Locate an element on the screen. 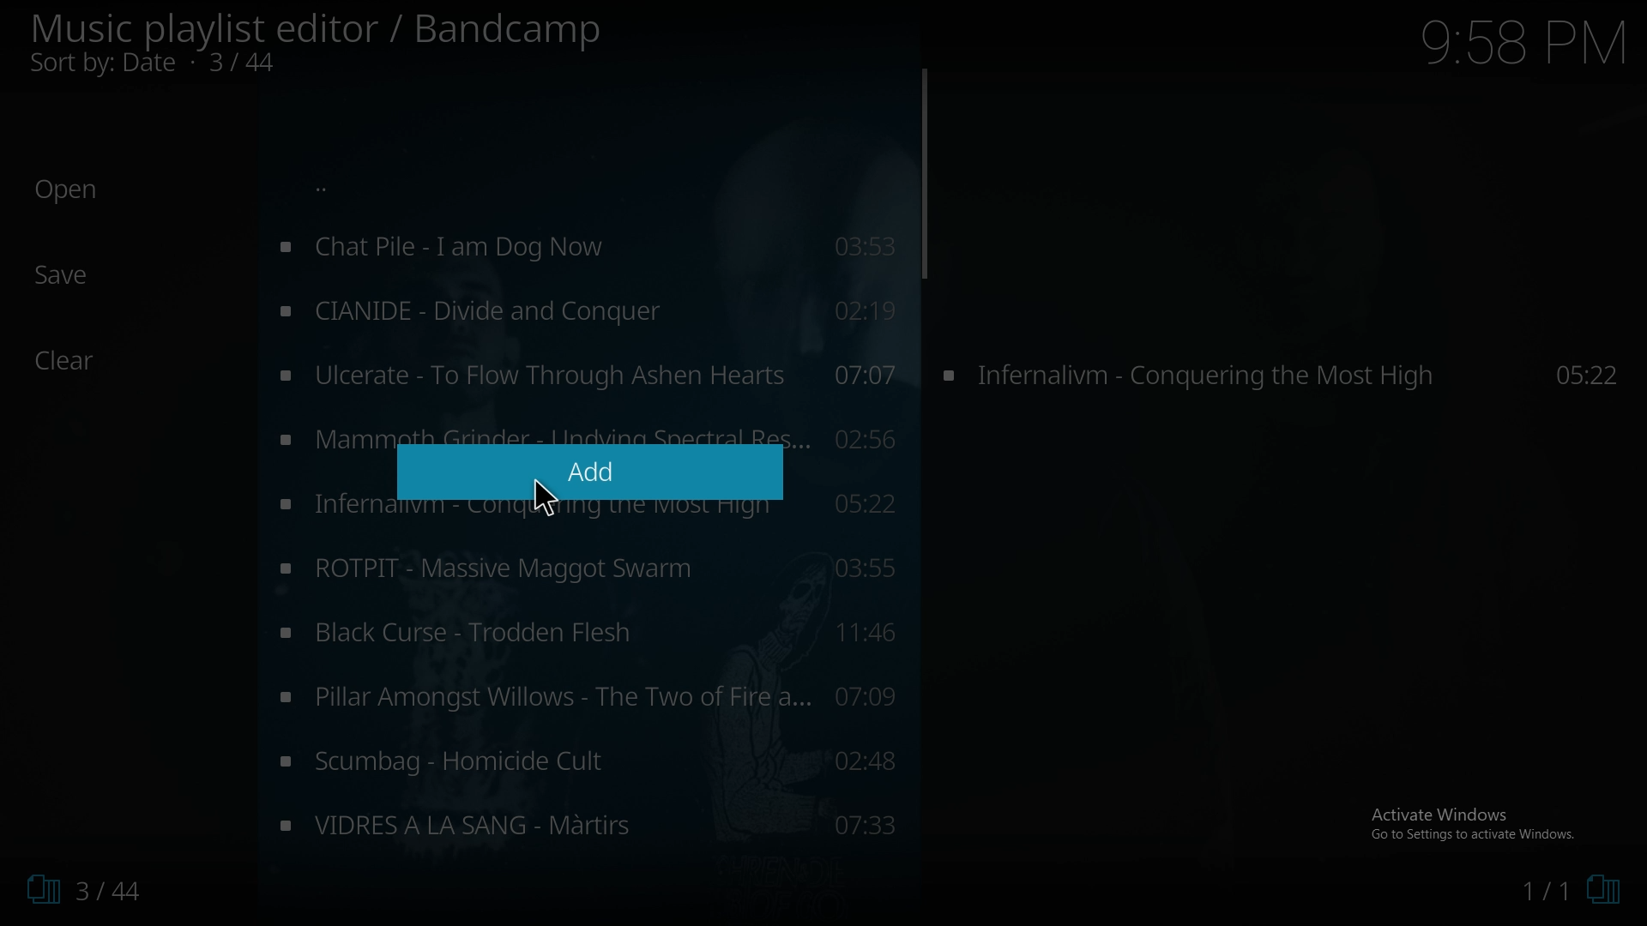 The height and width of the screenshot is (926, 1647). Clear is located at coordinates (75, 361).